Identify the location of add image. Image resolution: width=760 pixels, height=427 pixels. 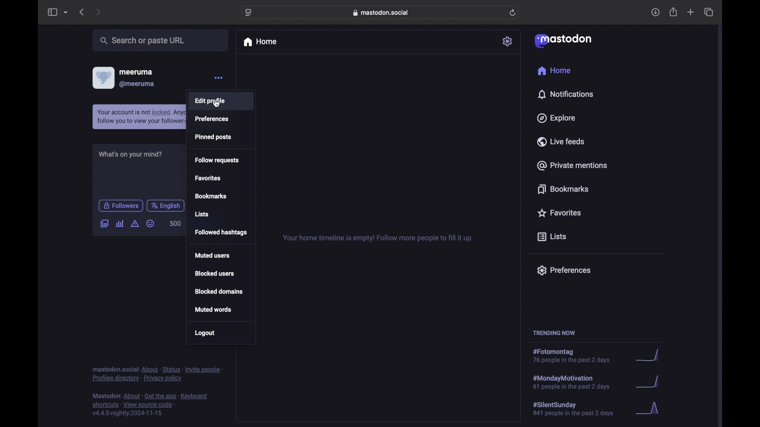
(104, 224).